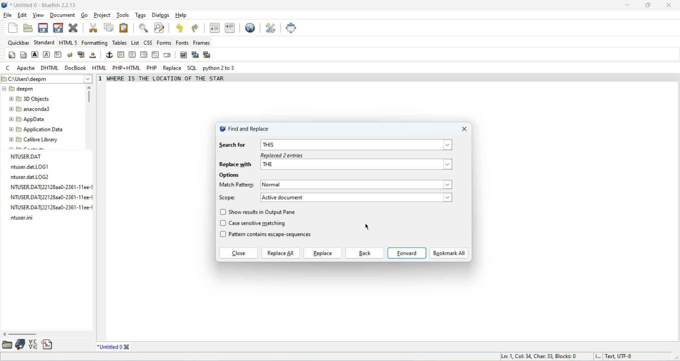 The width and height of the screenshot is (680, 361). Describe the element at coordinates (92, 55) in the screenshot. I see `non breaking space` at that location.